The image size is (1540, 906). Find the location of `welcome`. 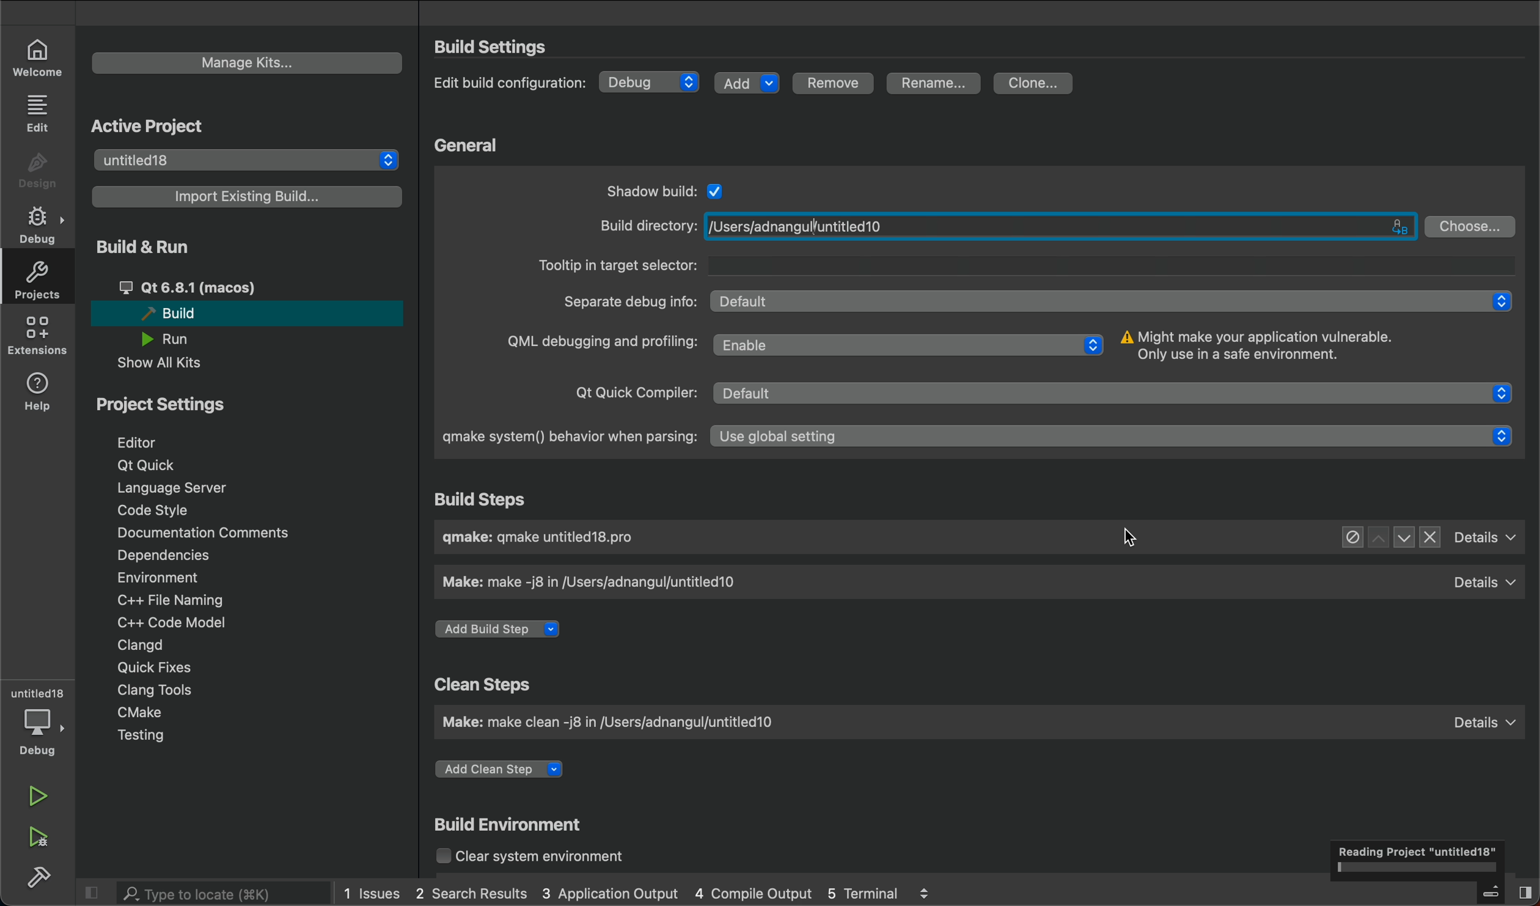

welcome is located at coordinates (38, 54).